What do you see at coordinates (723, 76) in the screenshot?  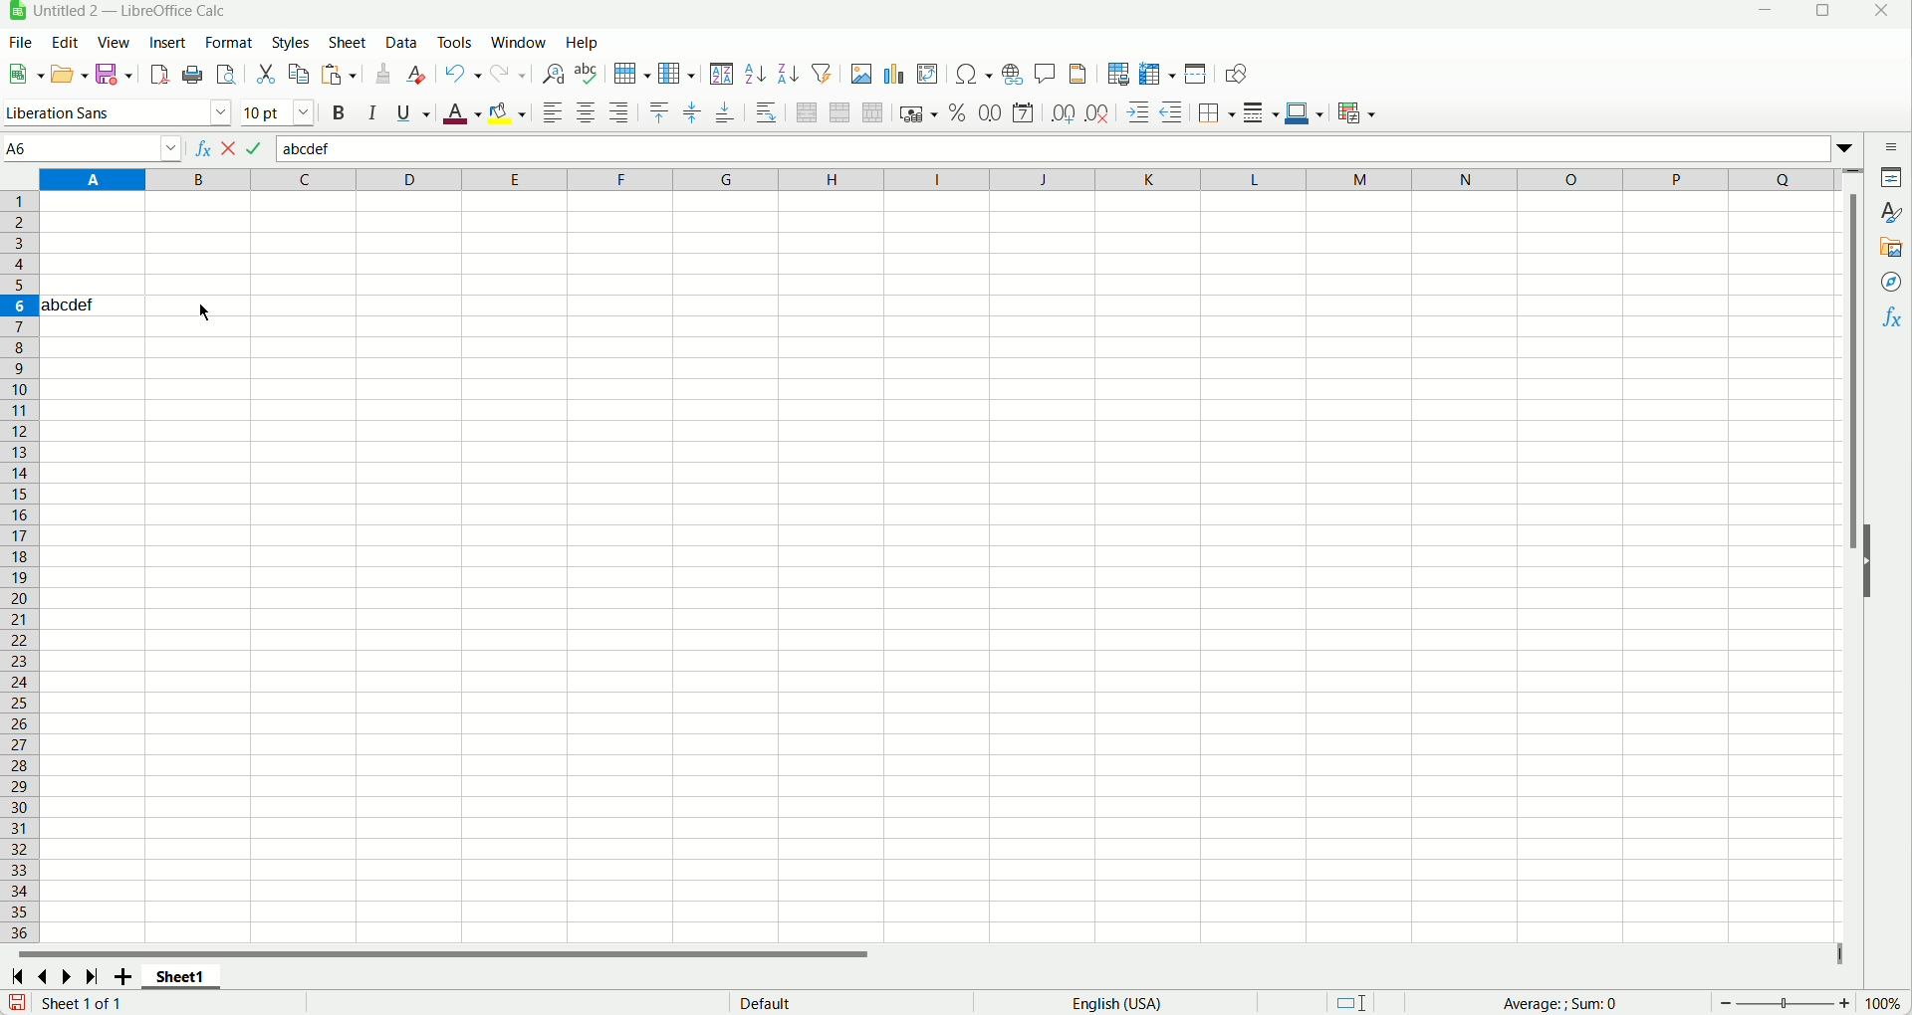 I see `sort` at bounding box center [723, 76].